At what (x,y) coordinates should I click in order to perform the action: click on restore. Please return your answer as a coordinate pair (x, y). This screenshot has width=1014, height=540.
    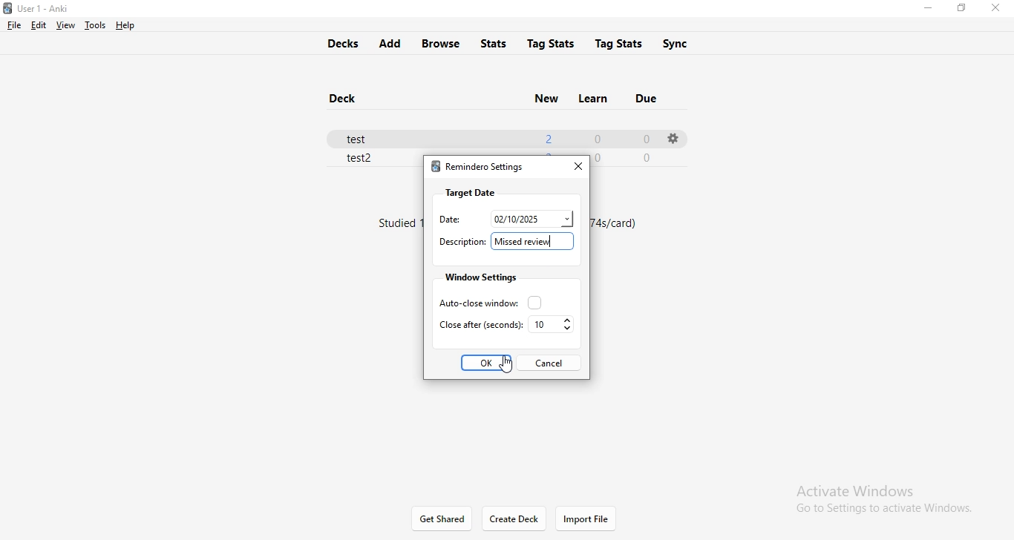
    Looking at the image, I should click on (961, 8).